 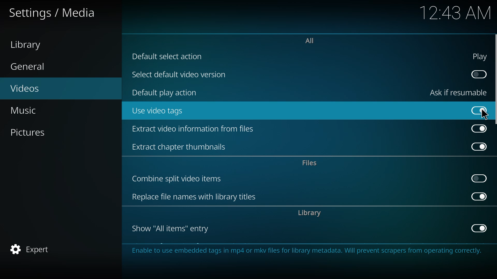 What do you see at coordinates (479, 178) in the screenshot?
I see `click to enable` at bounding box center [479, 178].